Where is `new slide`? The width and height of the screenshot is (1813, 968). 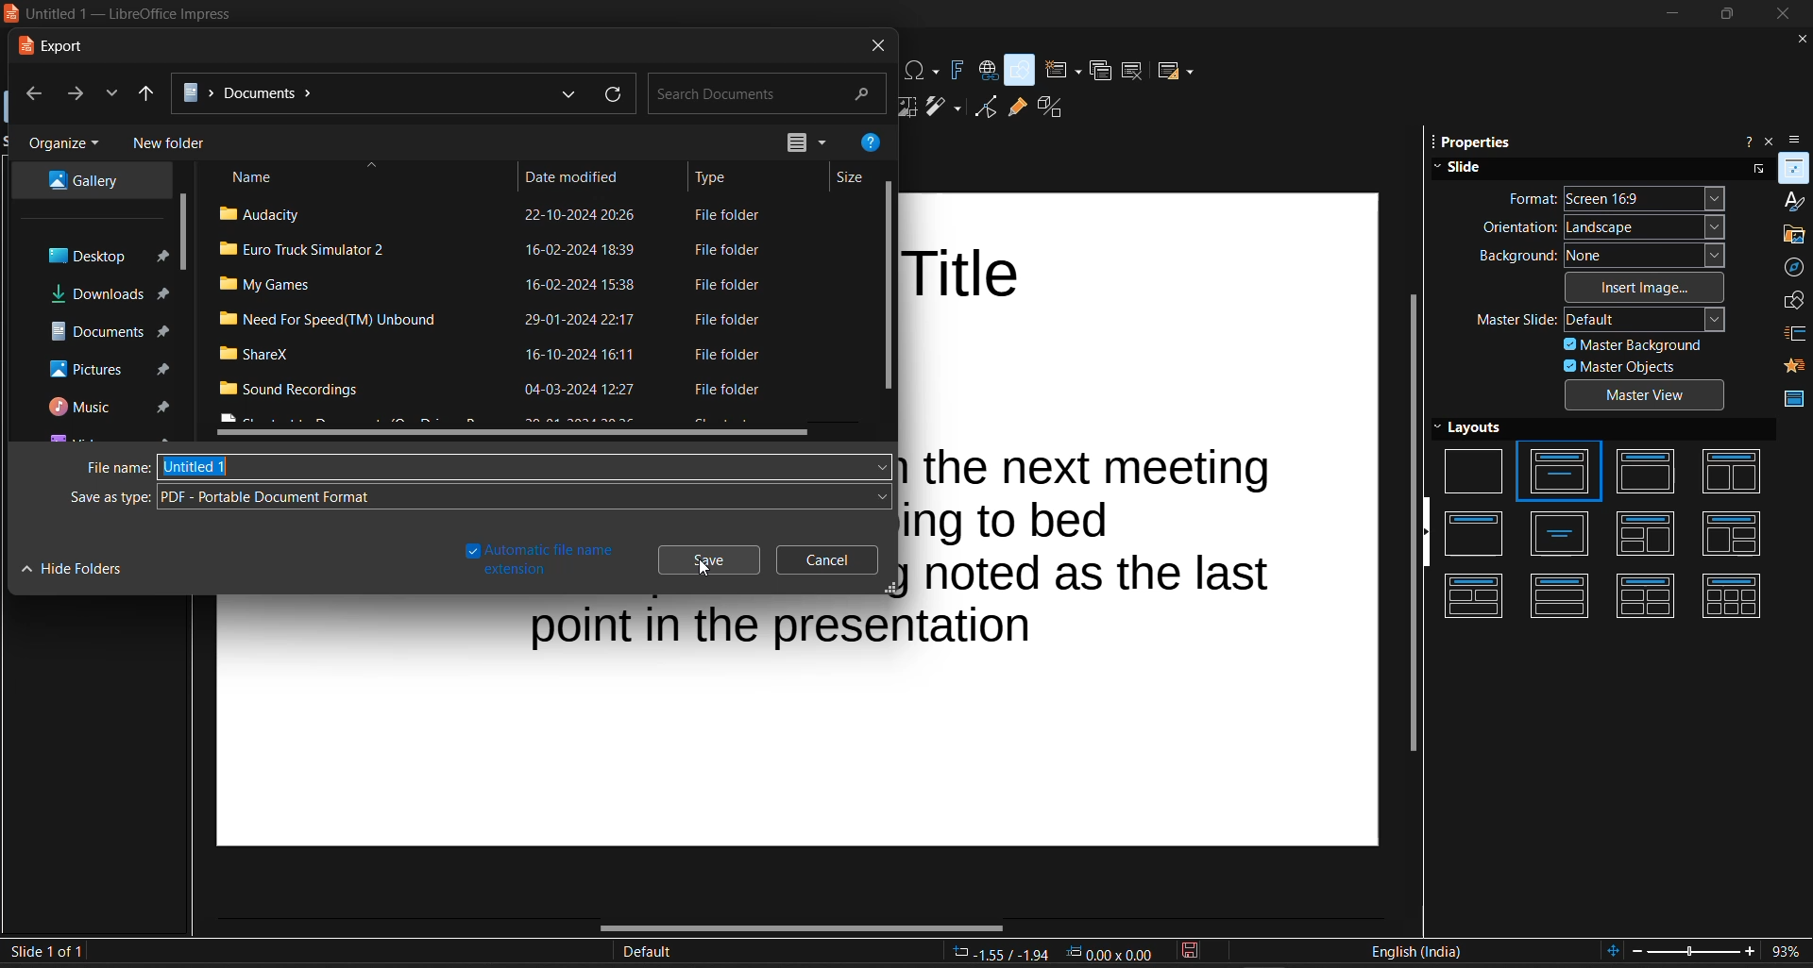
new slide is located at coordinates (1061, 71).